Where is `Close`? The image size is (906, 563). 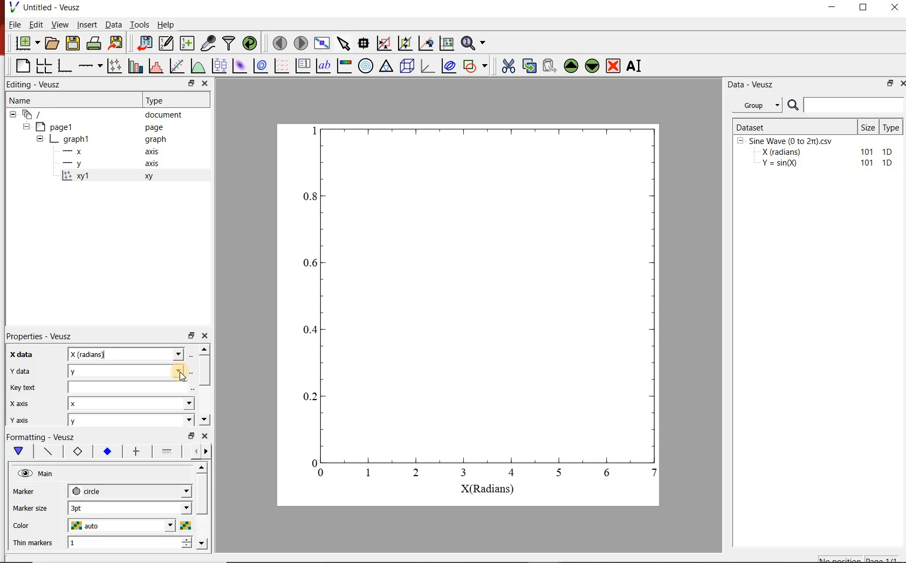 Close is located at coordinates (205, 84).